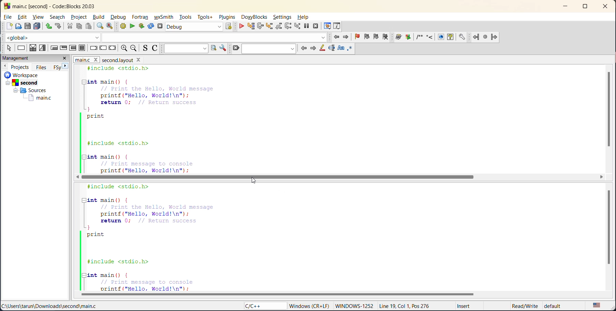  Describe the element at coordinates (127, 60) in the screenshot. I see `second layout` at that location.